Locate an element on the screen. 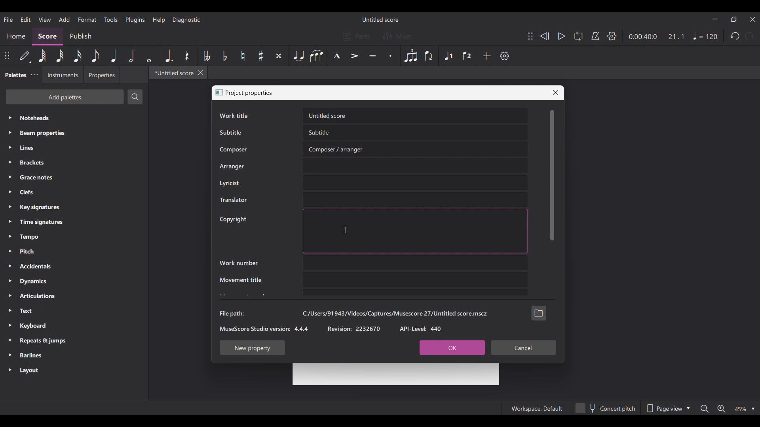 The image size is (760, 427). View menu is located at coordinates (45, 19).